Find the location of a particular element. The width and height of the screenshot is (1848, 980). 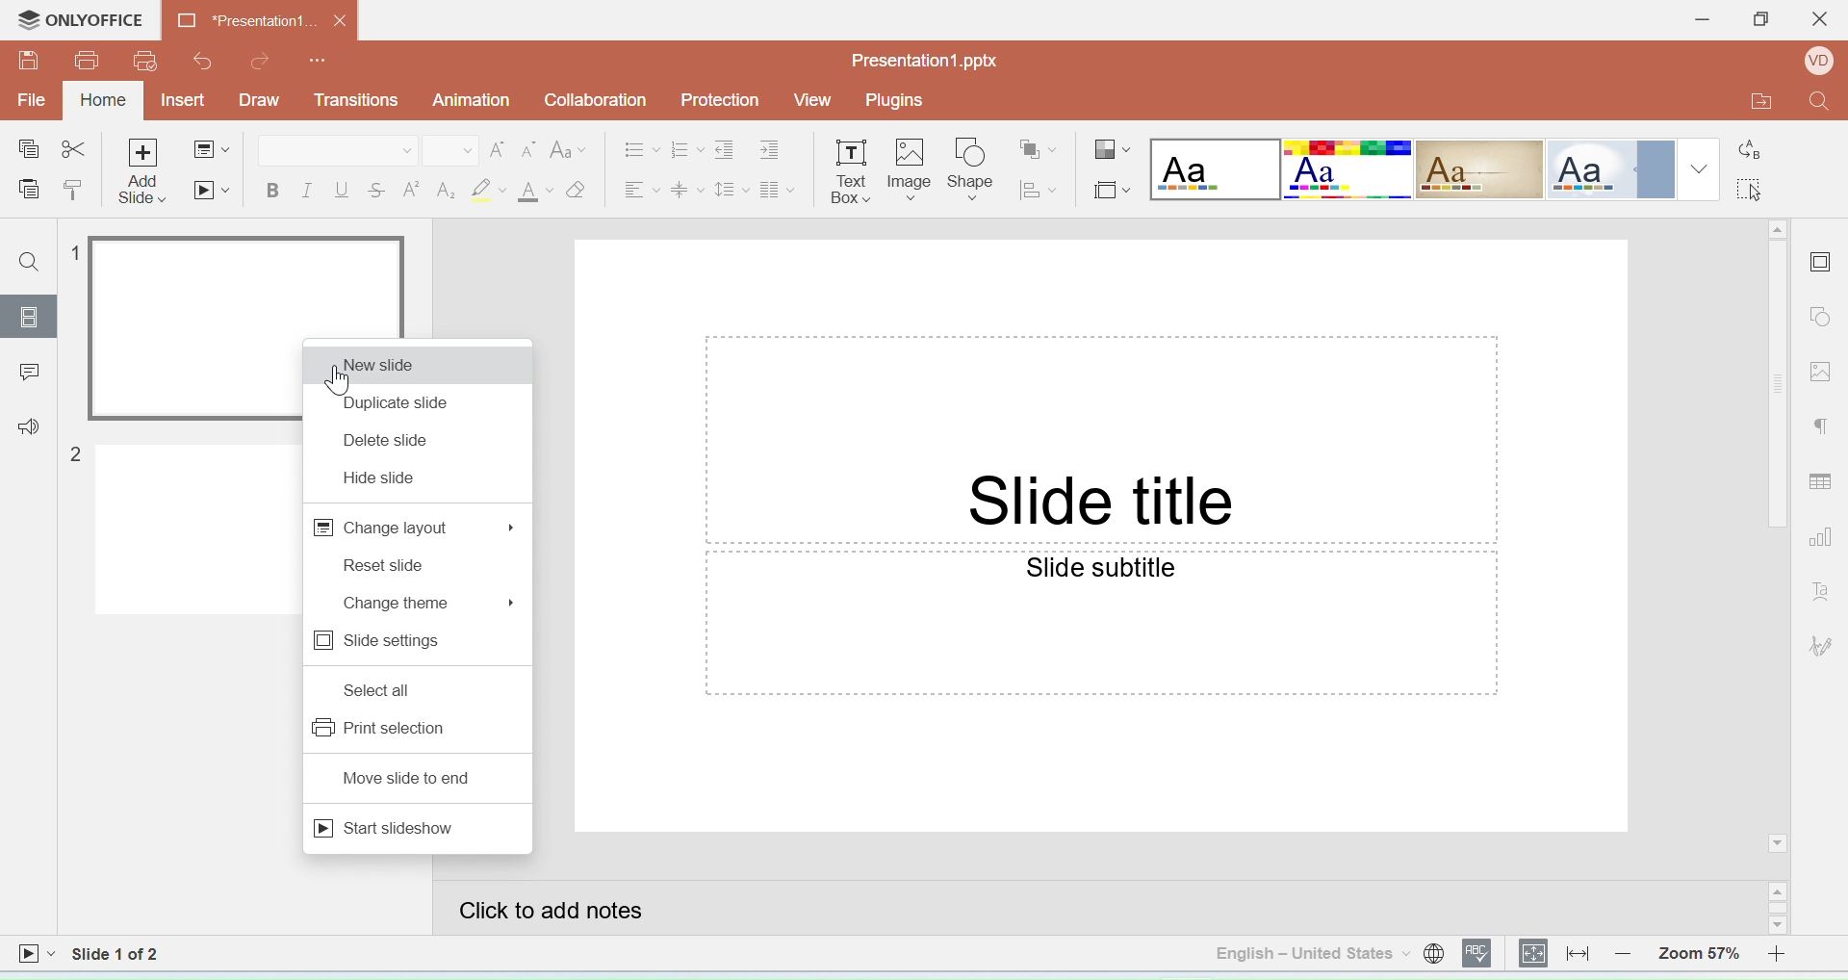

Close is located at coordinates (1818, 24).